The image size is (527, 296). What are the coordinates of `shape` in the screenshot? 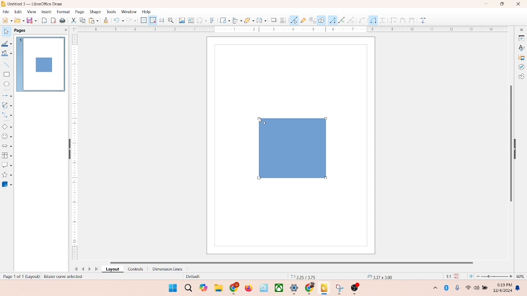 It's located at (95, 12).